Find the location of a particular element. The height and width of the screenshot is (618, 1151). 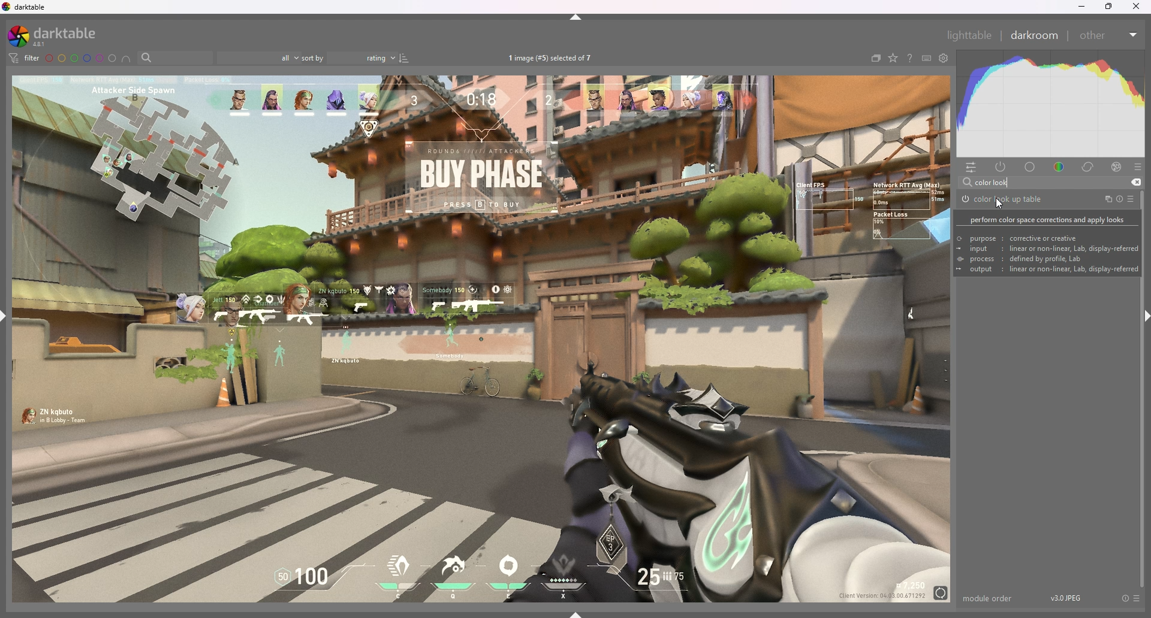

multiple instances action is located at coordinates (1105, 199).